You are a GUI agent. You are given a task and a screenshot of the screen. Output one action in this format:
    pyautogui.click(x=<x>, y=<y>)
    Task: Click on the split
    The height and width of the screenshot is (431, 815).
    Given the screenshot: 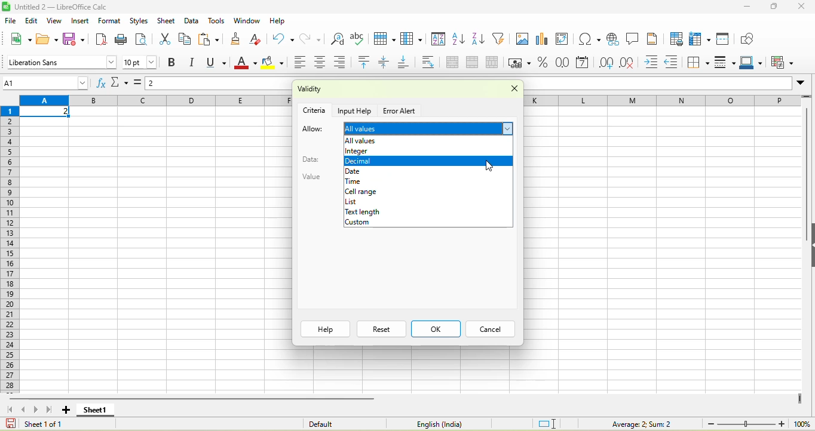 What is the action you would take?
    pyautogui.click(x=495, y=63)
    